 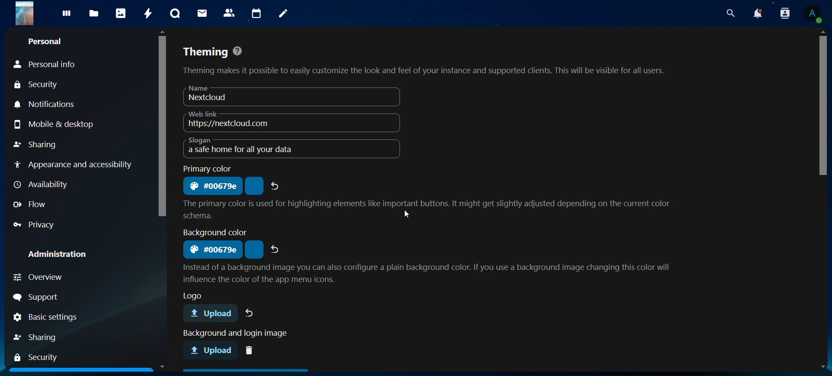 I want to click on notifications, so click(x=43, y=103).